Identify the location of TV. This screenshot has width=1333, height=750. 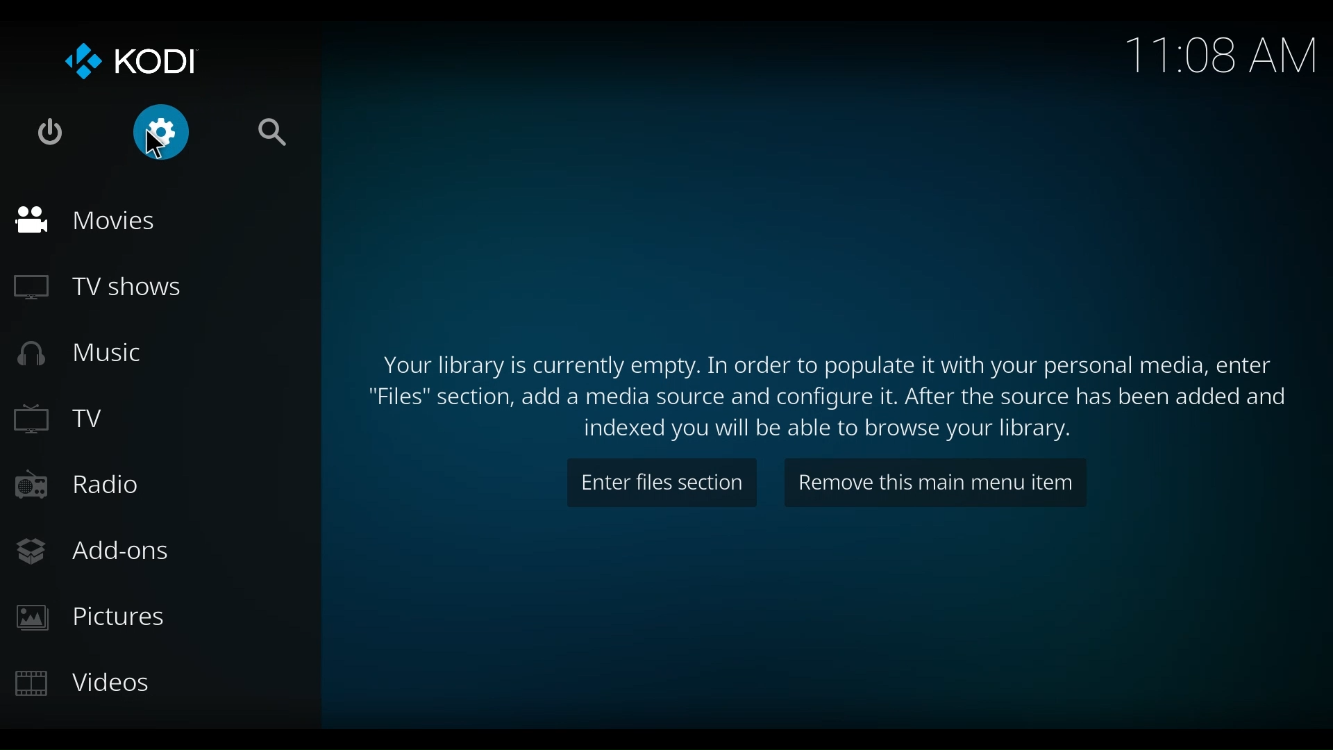
(65, 419).